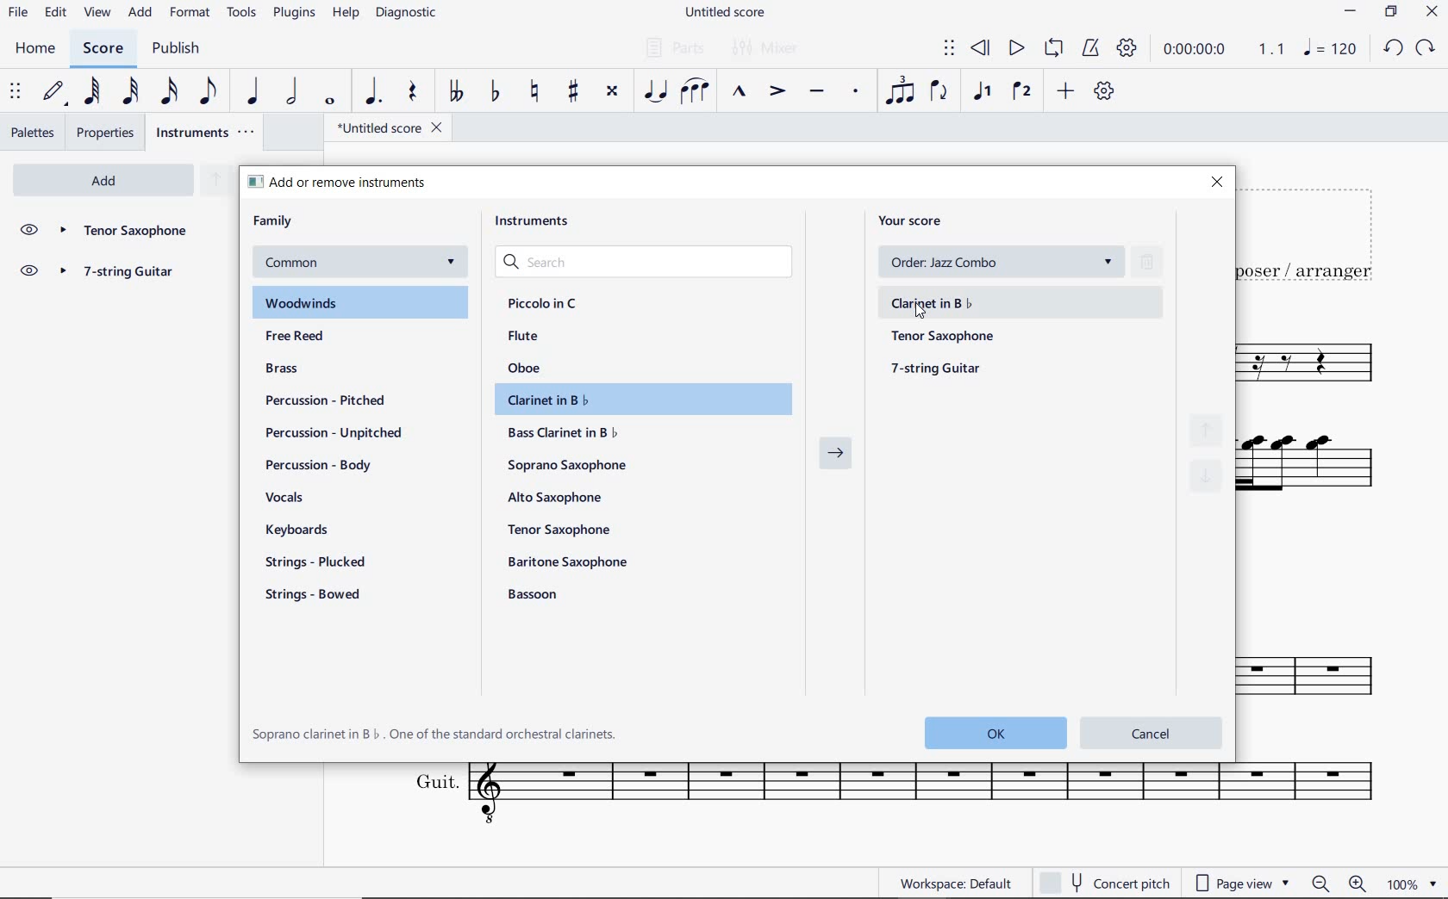 Image resolution: width=1448 pixels, height=899 pixels. I want to click on ADD, so click(1066, 92).